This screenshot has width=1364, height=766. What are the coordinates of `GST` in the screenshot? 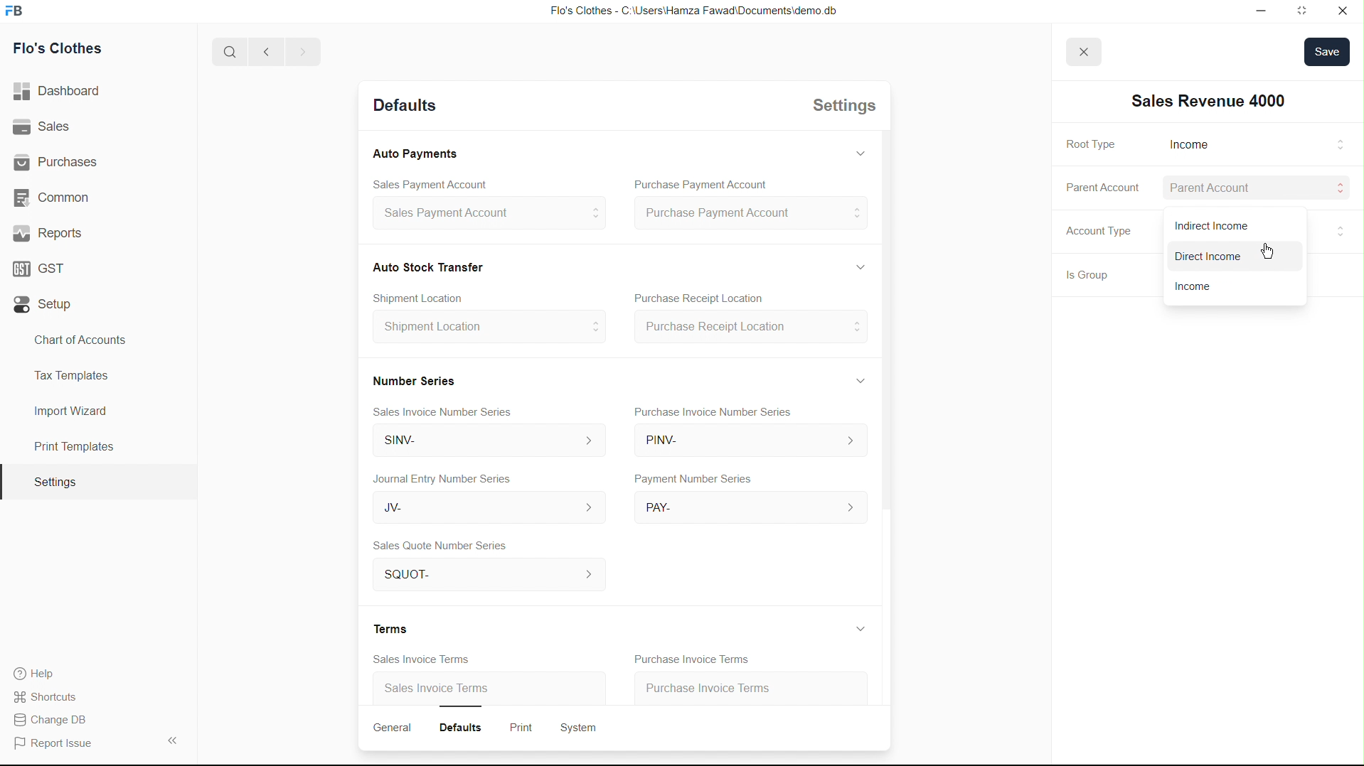 It's located at (44, 265).